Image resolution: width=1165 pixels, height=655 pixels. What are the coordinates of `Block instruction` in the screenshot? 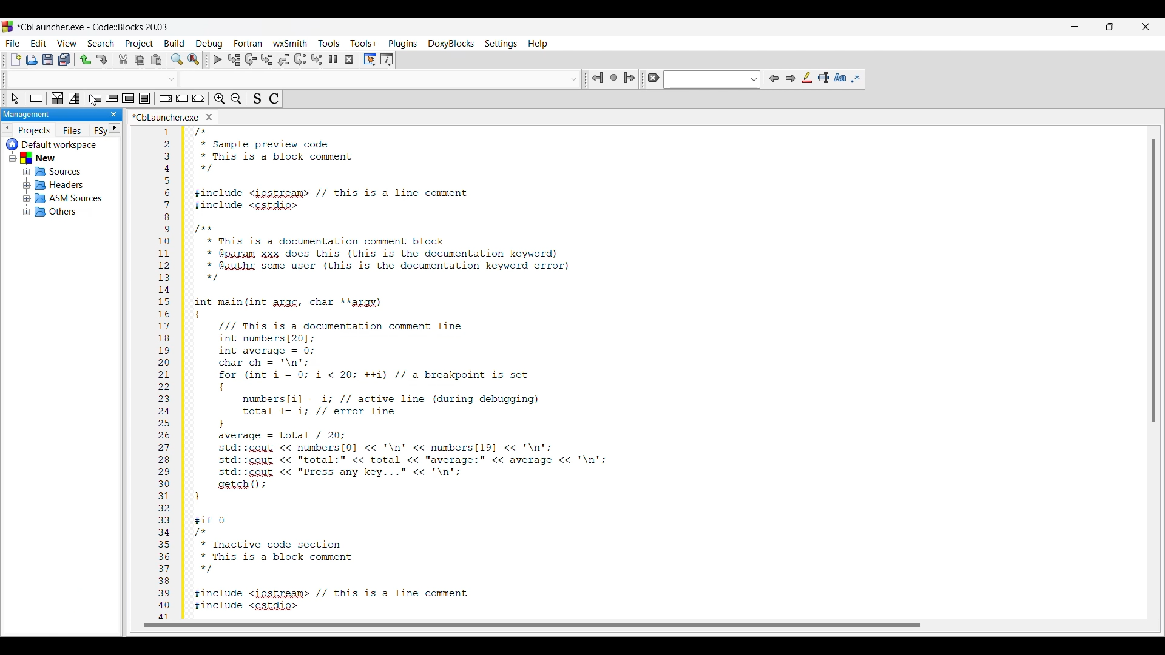 It's located at (144, 98).